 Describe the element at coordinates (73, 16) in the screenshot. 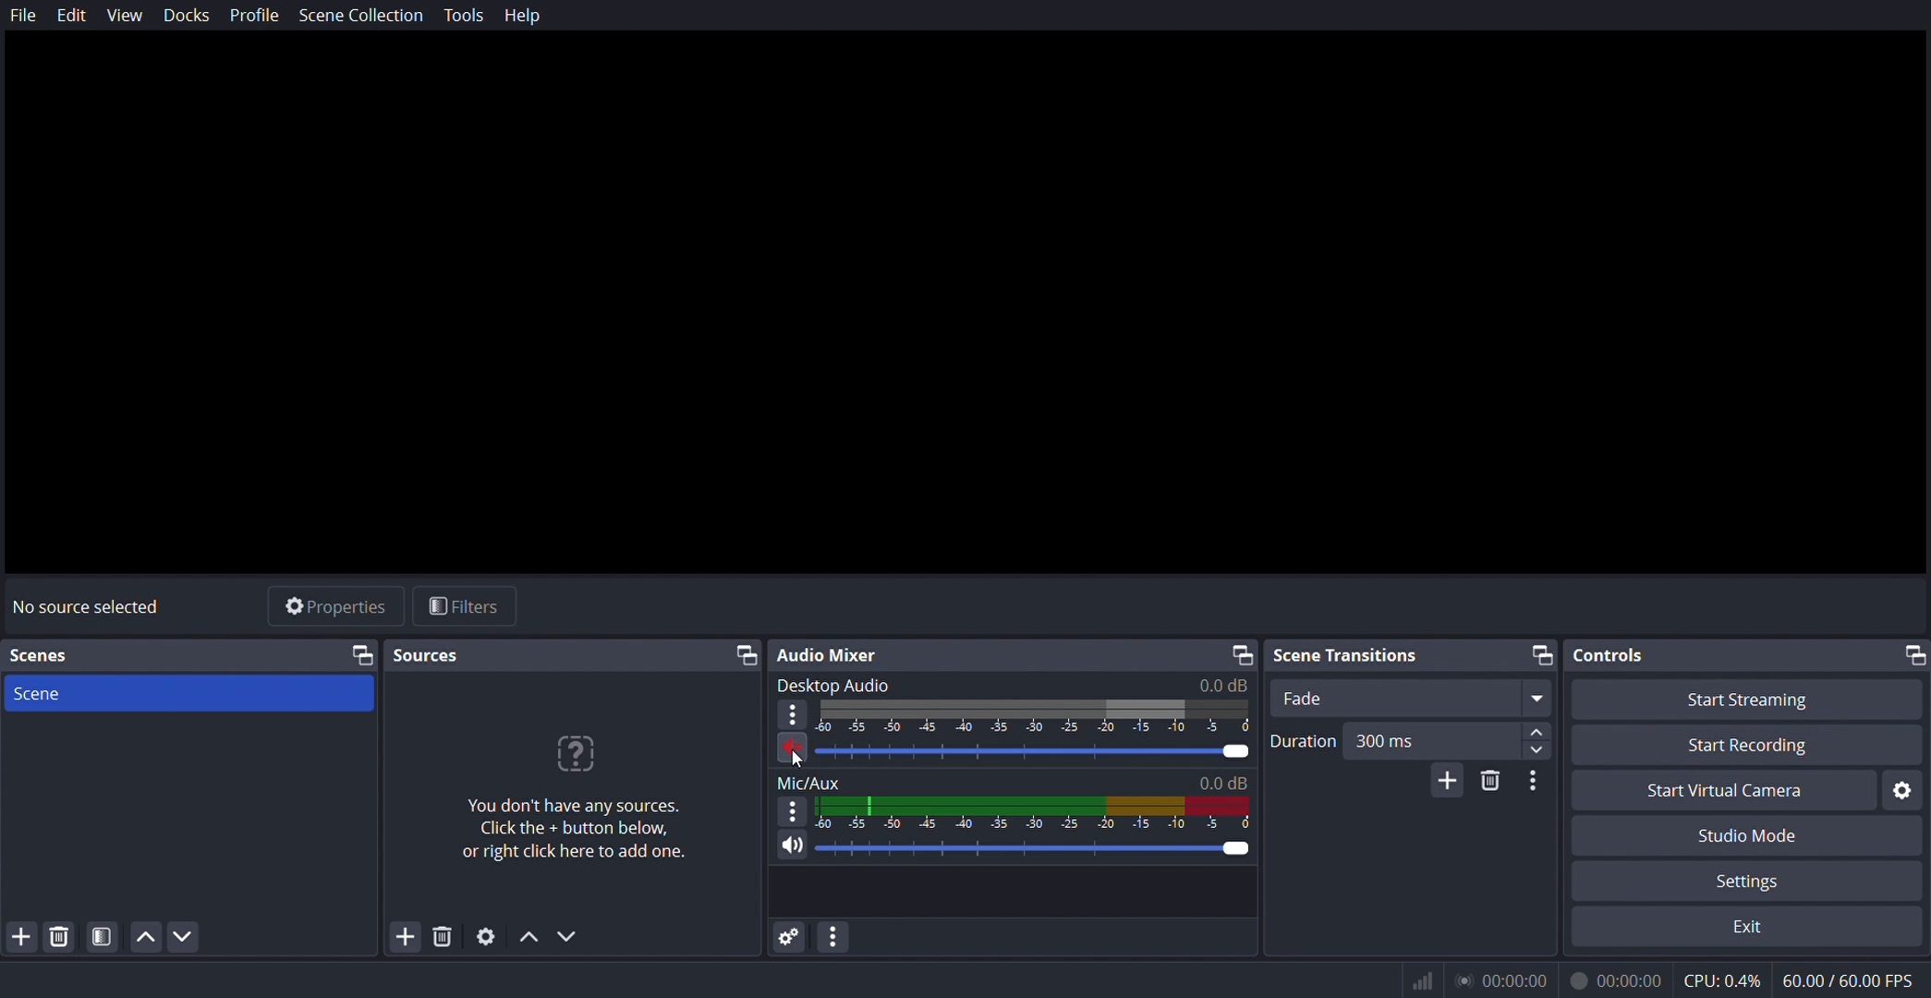

I see `edit` at that location.